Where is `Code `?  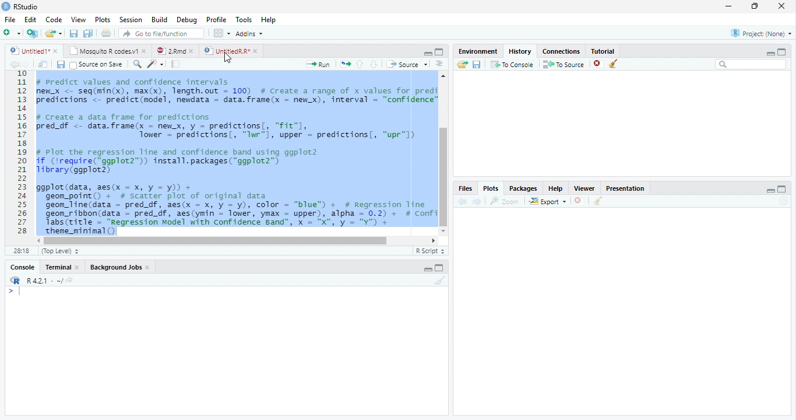
Code  is located at coordinates (156, 64).